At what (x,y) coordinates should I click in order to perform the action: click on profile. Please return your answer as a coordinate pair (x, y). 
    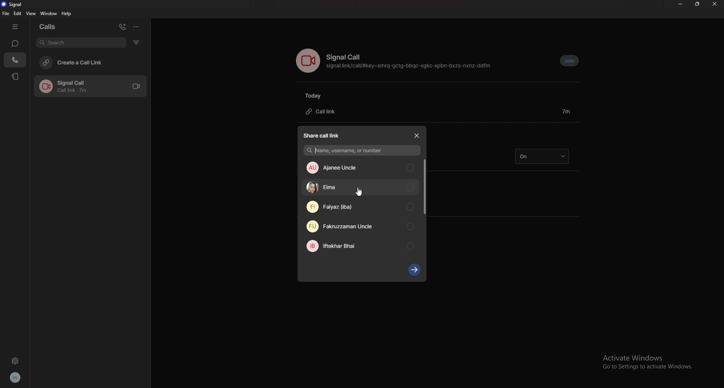
    Looking at the image, I should click on (15, 378).